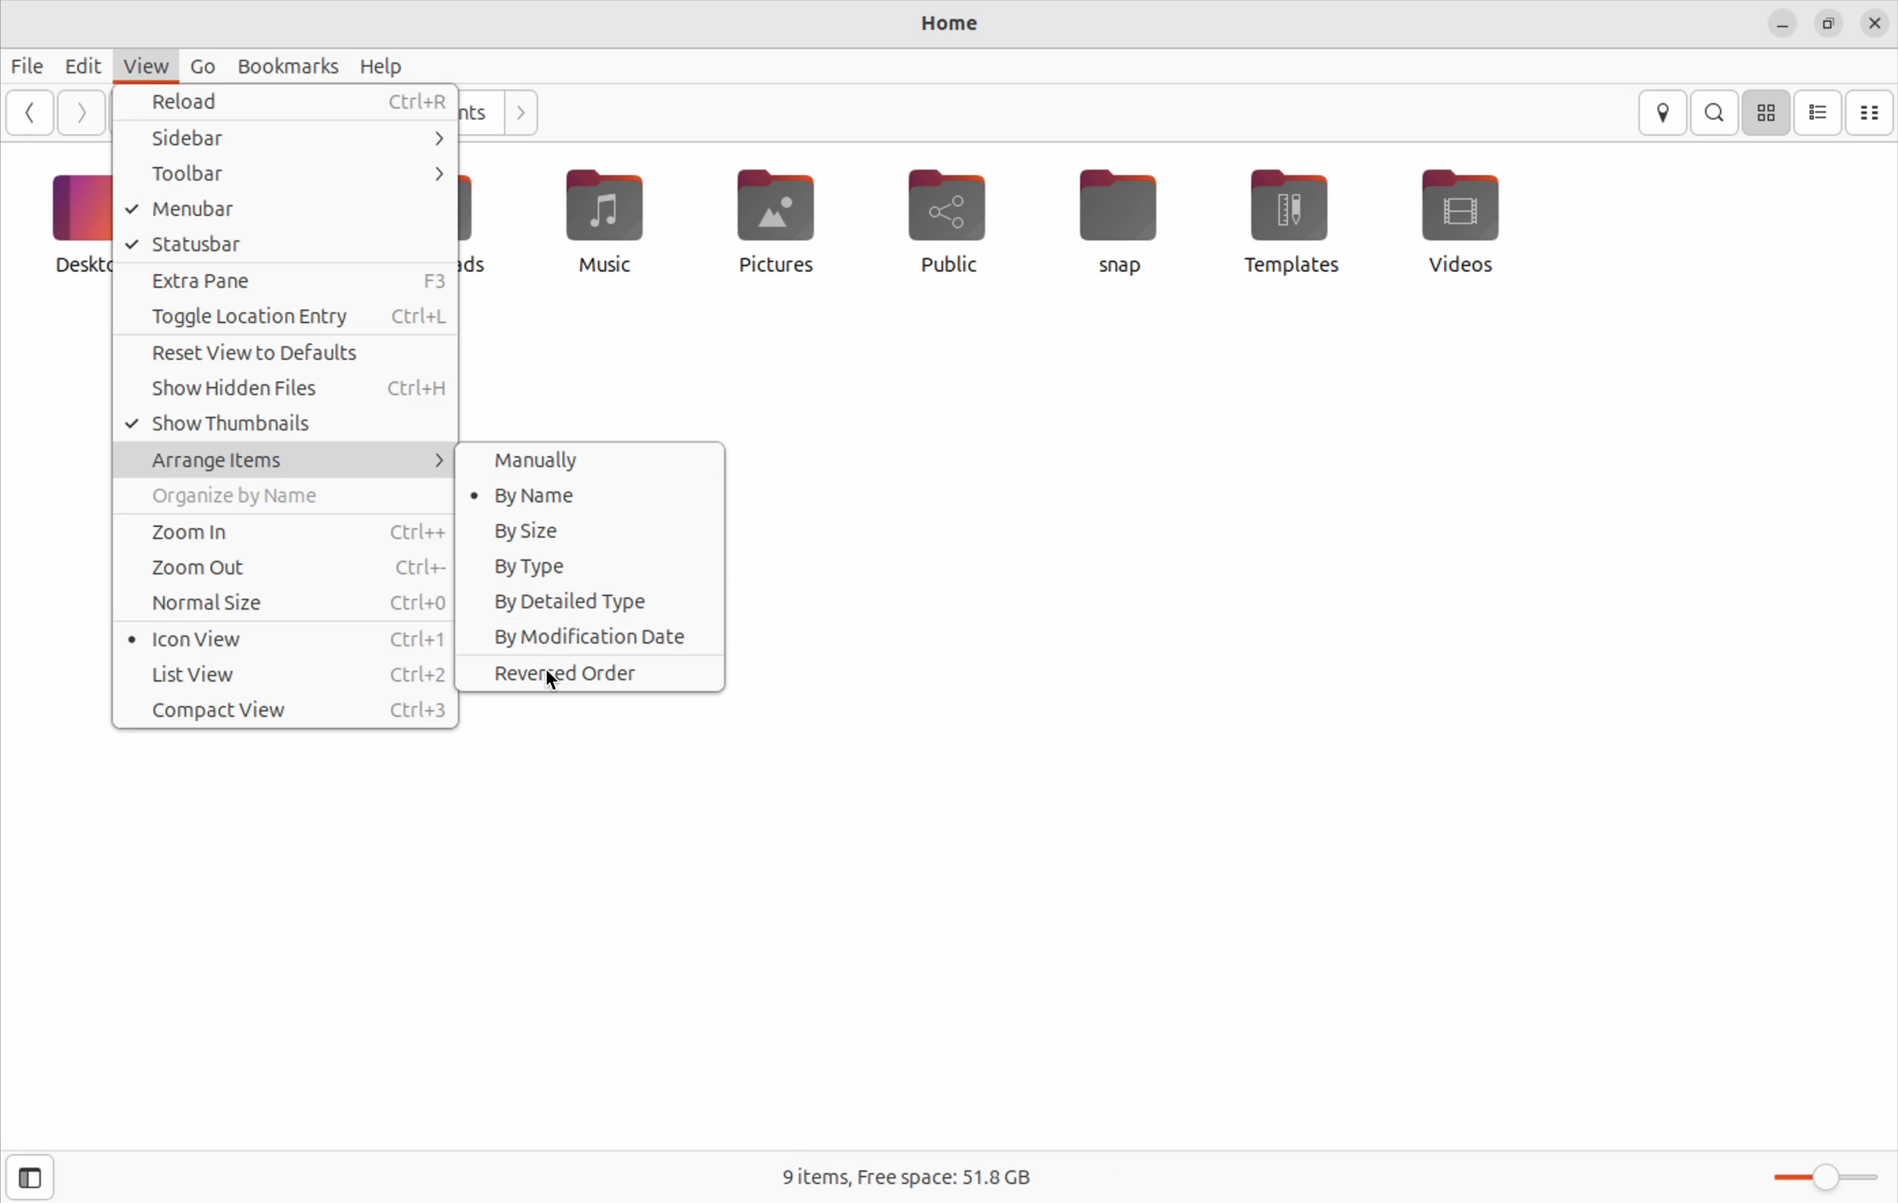 This screenshot has height=1203, width=1898. I want to click on zoom in, so click(279, 533).